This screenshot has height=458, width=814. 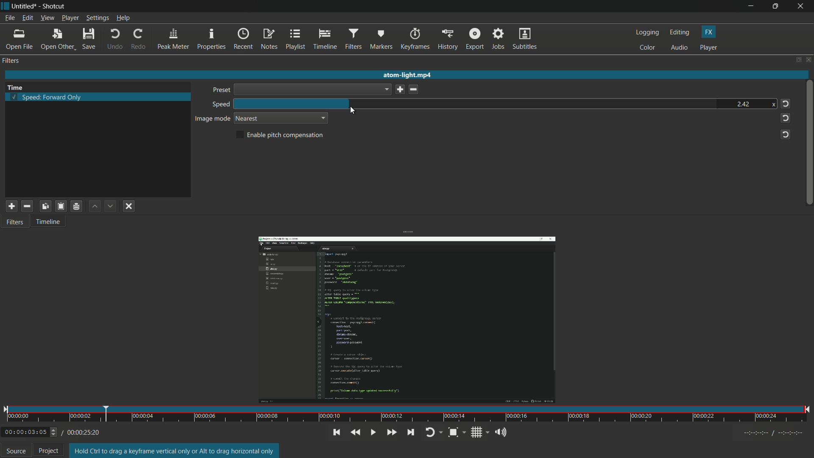 What do you see at coordinates (18, 224) in the screenshot?
I see `Filters` at bounding box center [18, 224].